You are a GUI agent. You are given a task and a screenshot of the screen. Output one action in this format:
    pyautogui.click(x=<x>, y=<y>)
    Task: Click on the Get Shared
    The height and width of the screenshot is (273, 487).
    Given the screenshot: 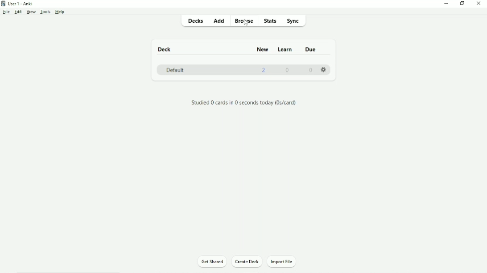 What is the action you would take?
    pyautogui.click(x=211, y=261)
    